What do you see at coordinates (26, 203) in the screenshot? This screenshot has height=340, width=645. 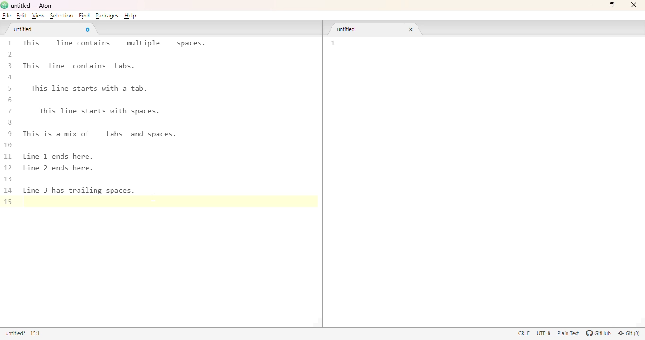 I see `text cursor` at bounding box center [26, 203].